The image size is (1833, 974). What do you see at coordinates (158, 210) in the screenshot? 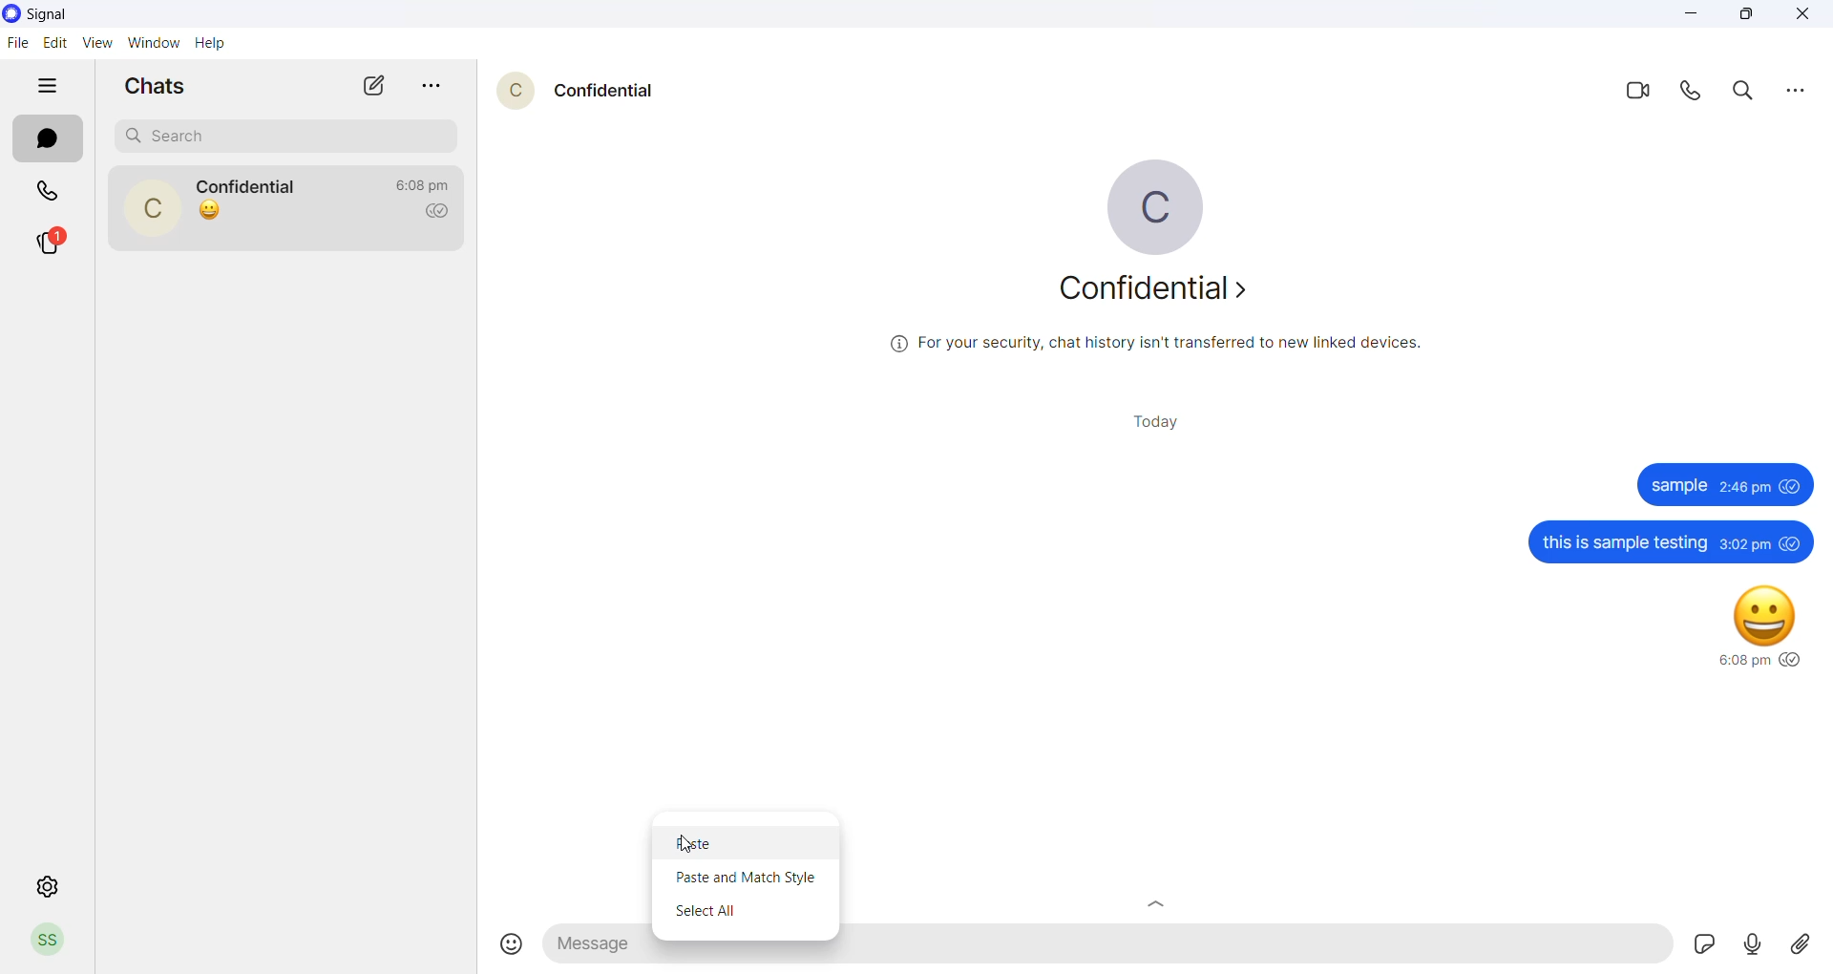
I see `contact profile picture` at bounding box center [158, 210].